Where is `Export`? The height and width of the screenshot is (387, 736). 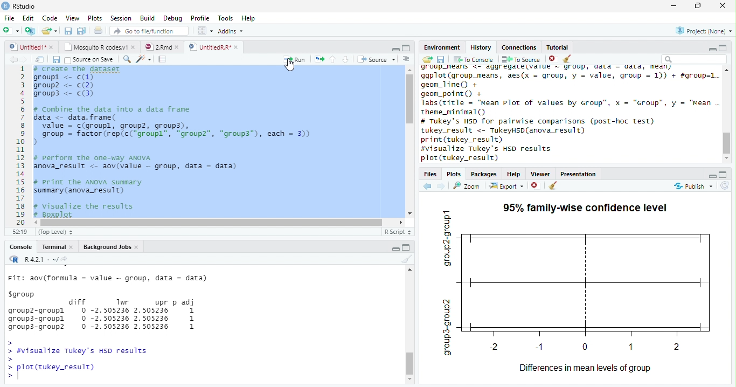
Export is located at coordinates (507, 186).